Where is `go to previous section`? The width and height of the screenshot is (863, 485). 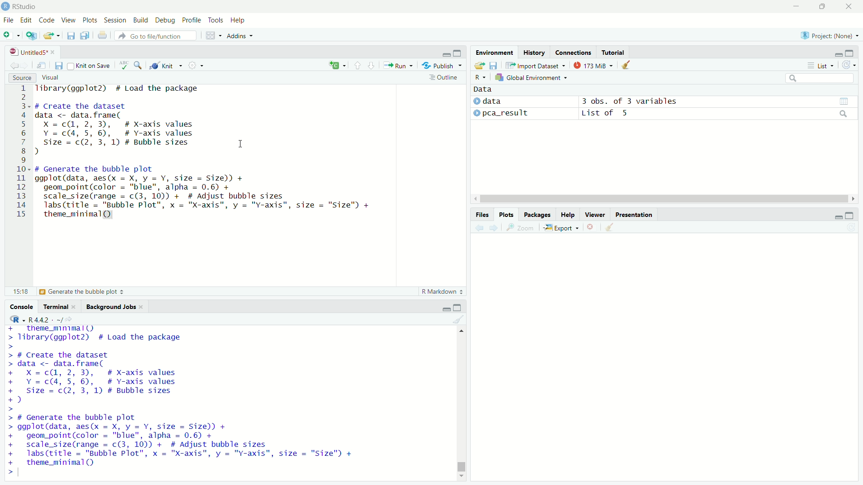
go to previous section is located at coordinates (358, 65).